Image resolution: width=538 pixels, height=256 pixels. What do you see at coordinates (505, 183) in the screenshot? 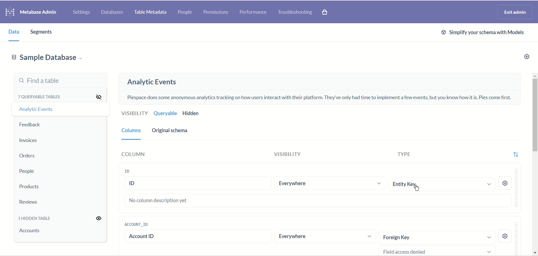
I see `settings` at bounding box center [505, 183].